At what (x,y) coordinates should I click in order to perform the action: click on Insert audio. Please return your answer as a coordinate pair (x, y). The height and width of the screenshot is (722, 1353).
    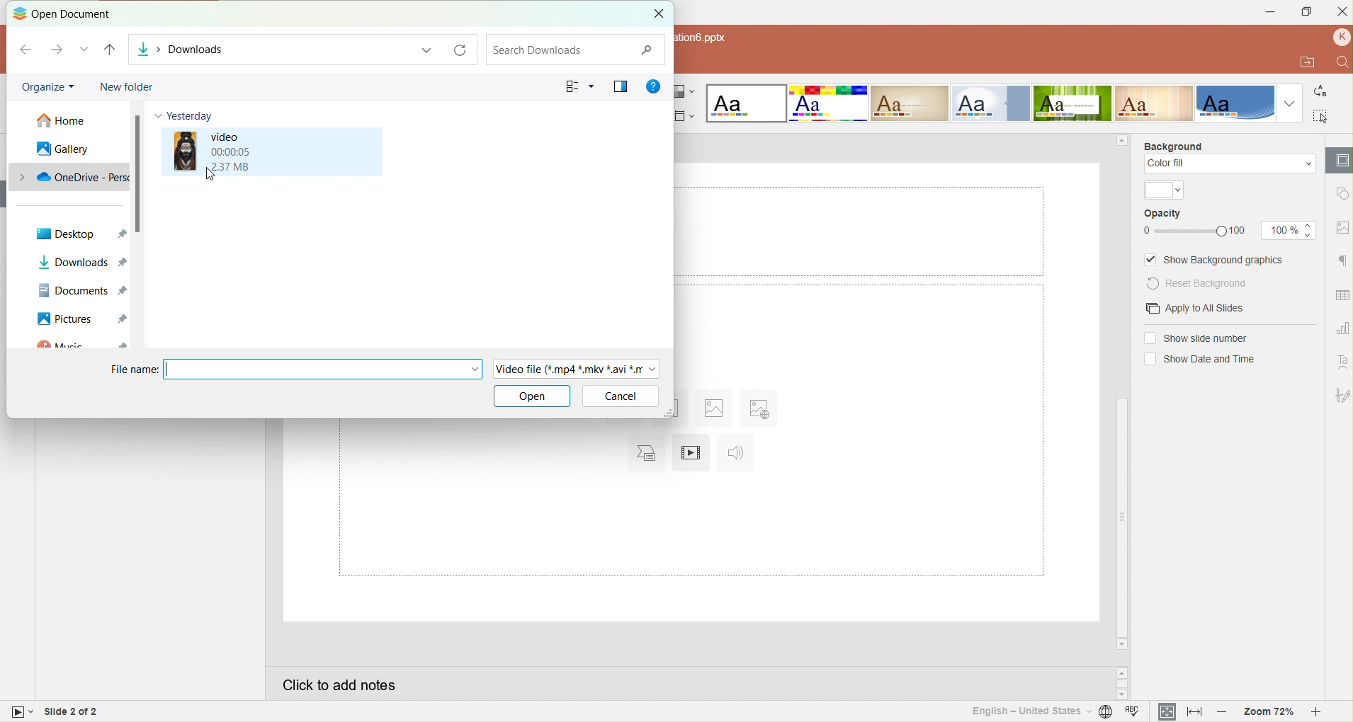
    Looking at the image, I should click on (738, 455).